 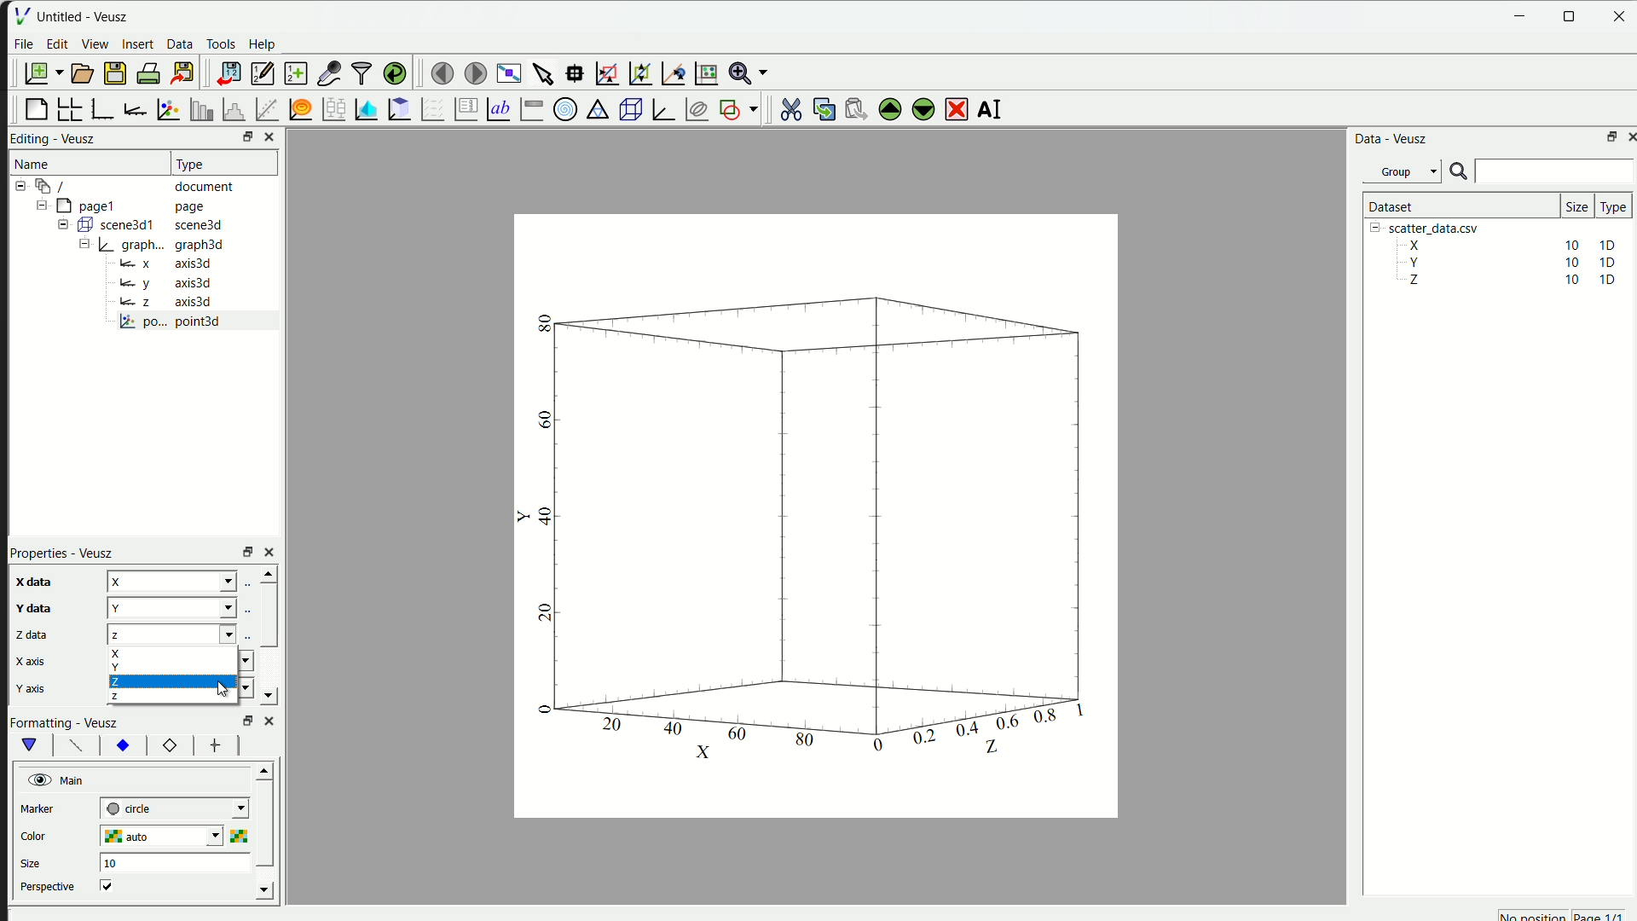 What do you see at coordinates (193, 163) in the screenshot?
I see `| Type` at bounding box center [193, 163].